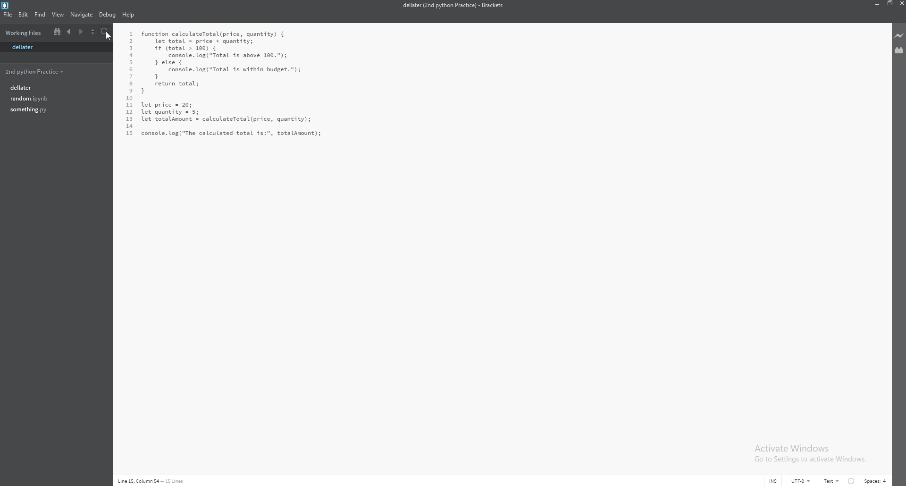  What do you see at coordinates (130, 91) in the screenshot?
I see `9` at bounding box center [130, 91].